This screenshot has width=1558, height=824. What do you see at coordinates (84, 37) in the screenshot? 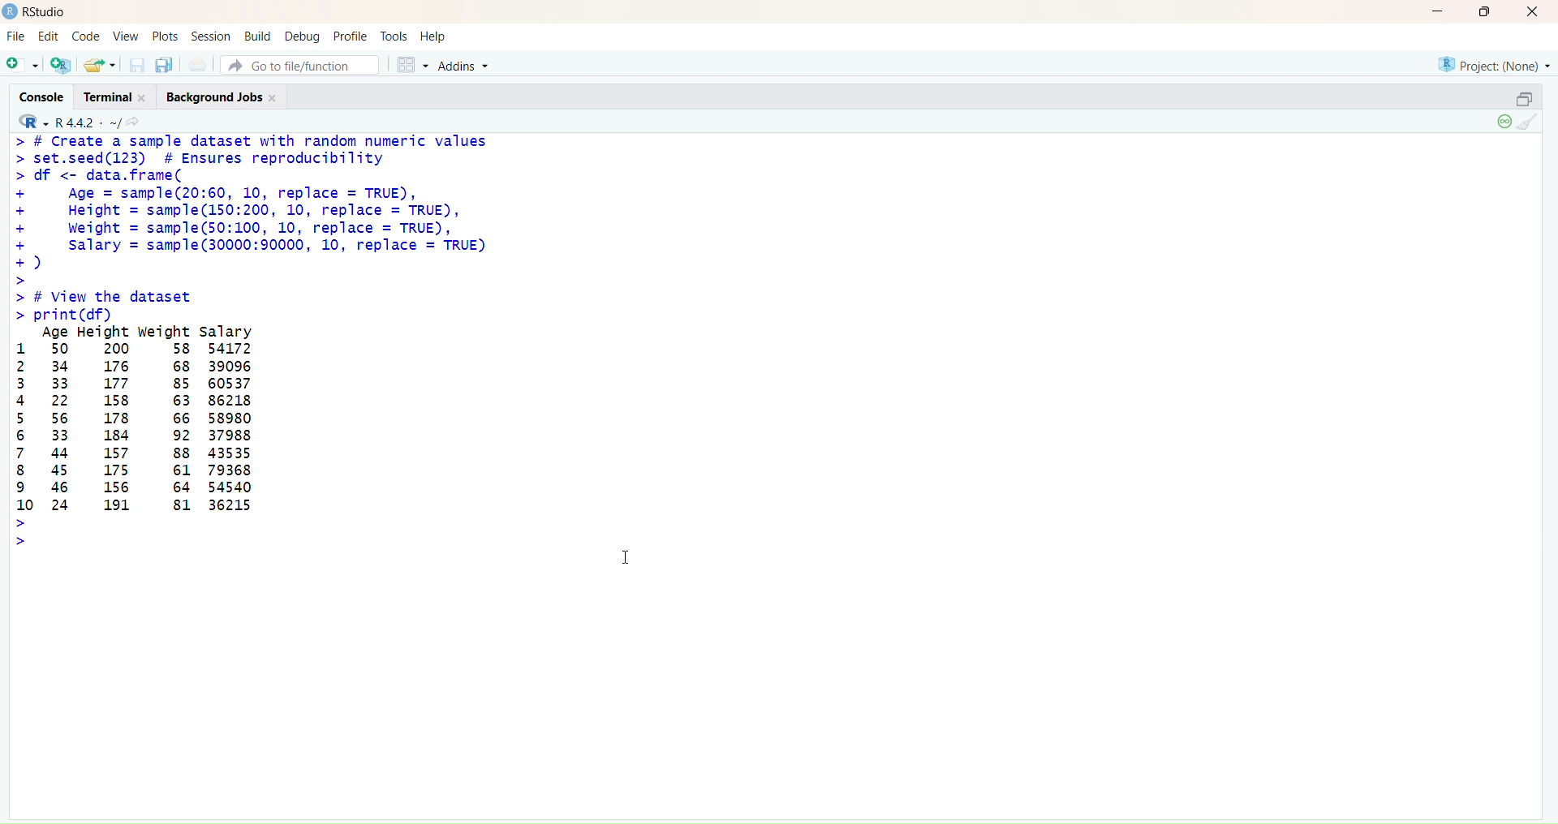
I see `Code` at bounding box center [84, 37].